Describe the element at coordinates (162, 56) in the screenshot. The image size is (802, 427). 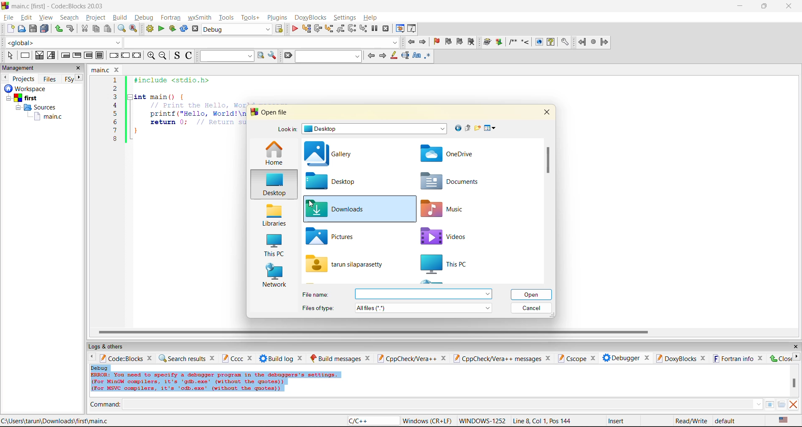
I see `zoom out` at that location.